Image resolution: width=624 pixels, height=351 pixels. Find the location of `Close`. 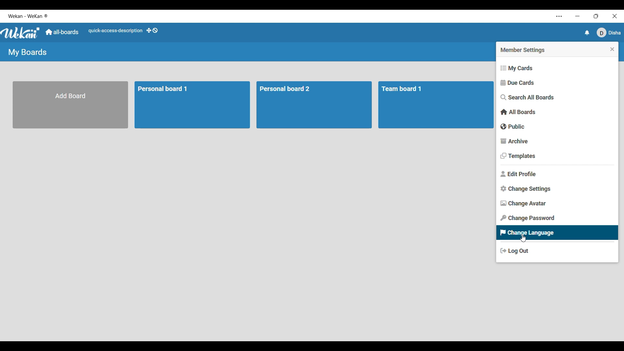

Close is located at coordinates (612, 49).